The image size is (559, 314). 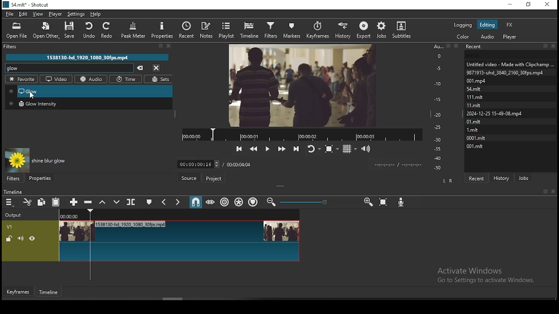 What do you see at coordinates (206, 30) in the screenshot?
I see `notes` at bounding box center [206, 30].